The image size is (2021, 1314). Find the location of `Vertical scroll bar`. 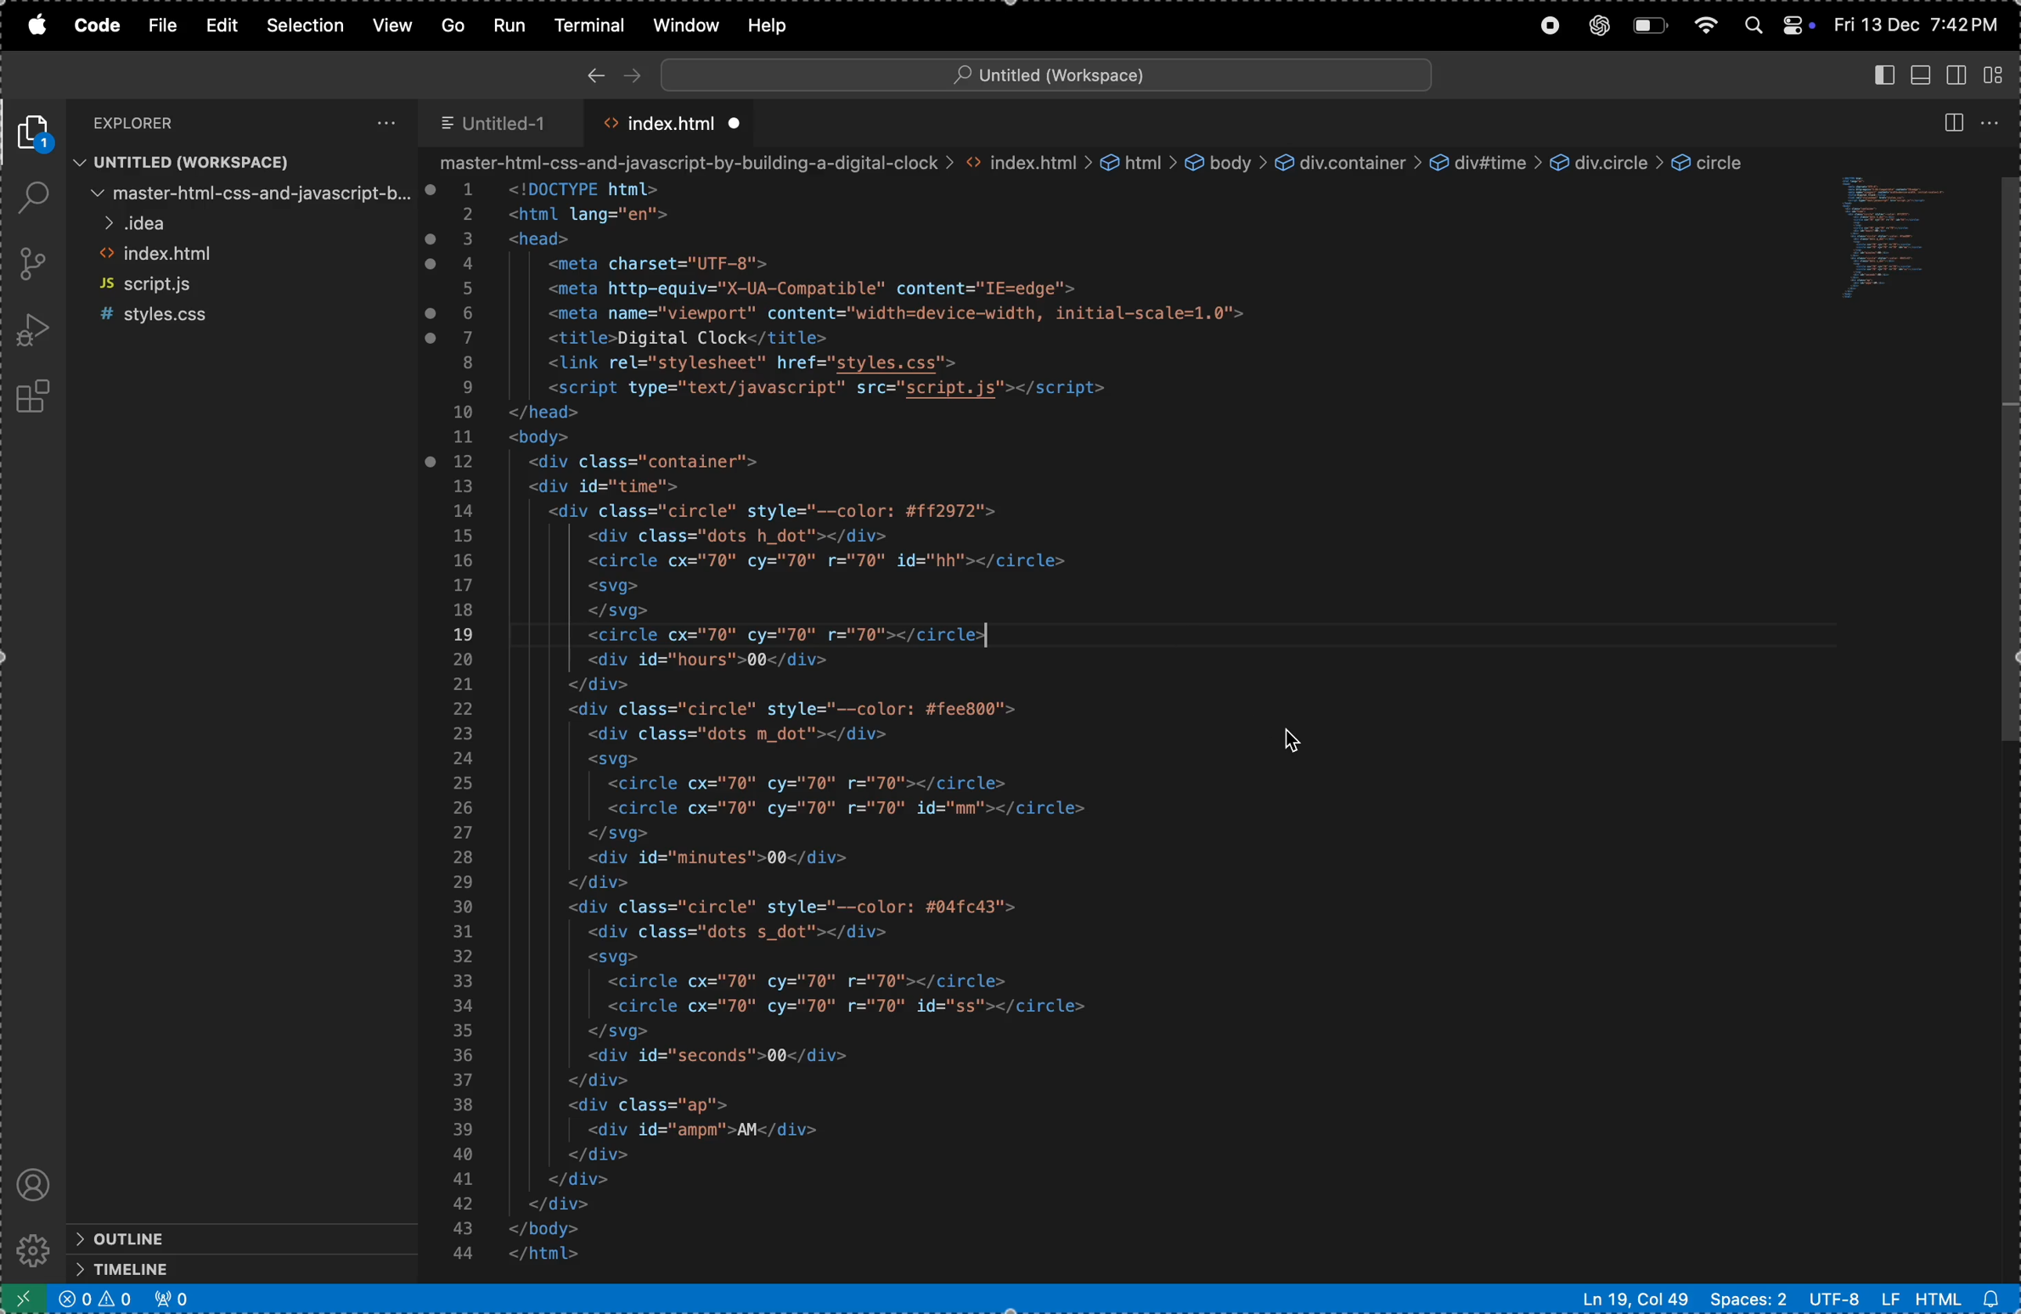

Vertical scroll bar is located at coordinates (2008, 465).